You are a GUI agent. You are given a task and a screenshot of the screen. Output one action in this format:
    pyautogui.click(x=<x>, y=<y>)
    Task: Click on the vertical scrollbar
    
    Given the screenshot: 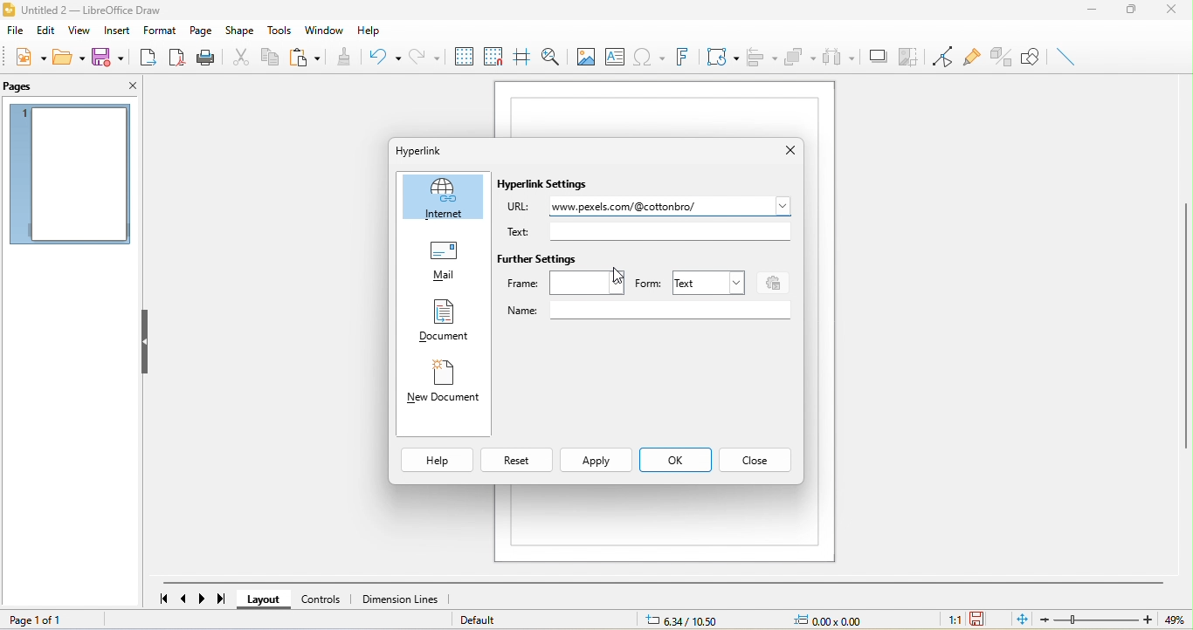 What is the action you would take?
    pyautogui.click(x=1185, y=338)
    